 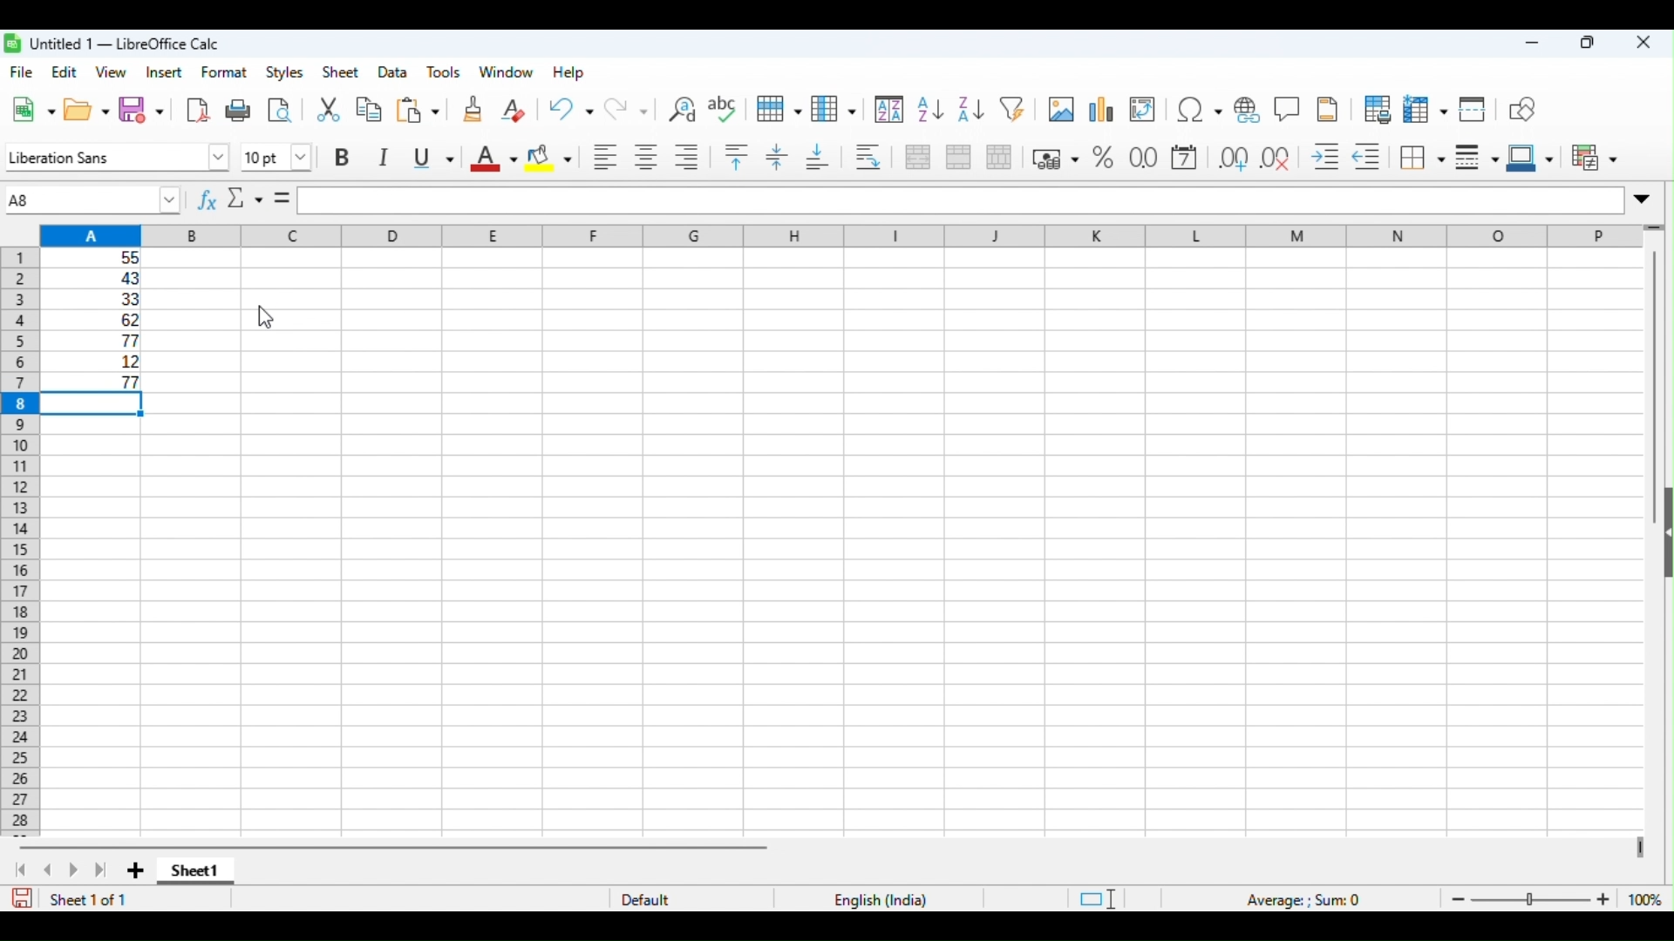 I want to click on unmerge cells, so click(x=999, y=158).